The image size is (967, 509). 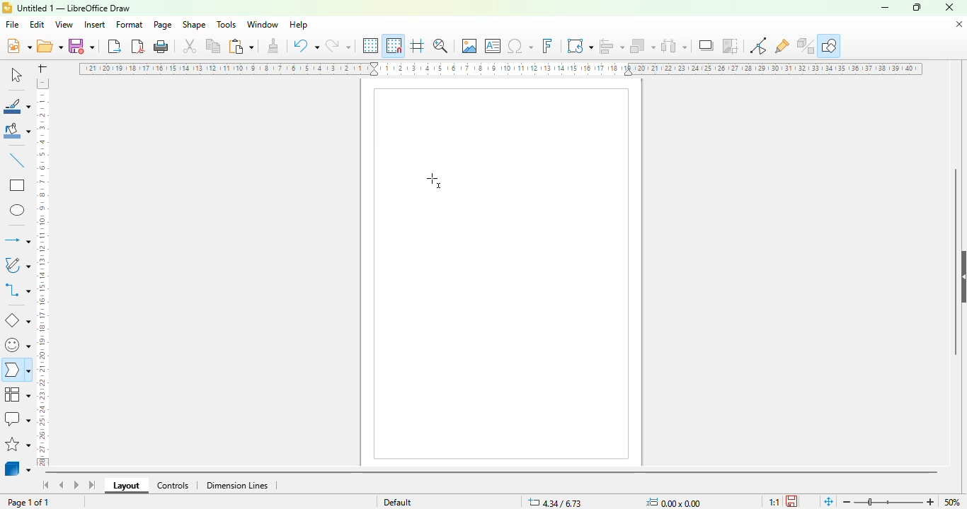 I want to click on show gluepoint functions, so click(x=782, y=47).